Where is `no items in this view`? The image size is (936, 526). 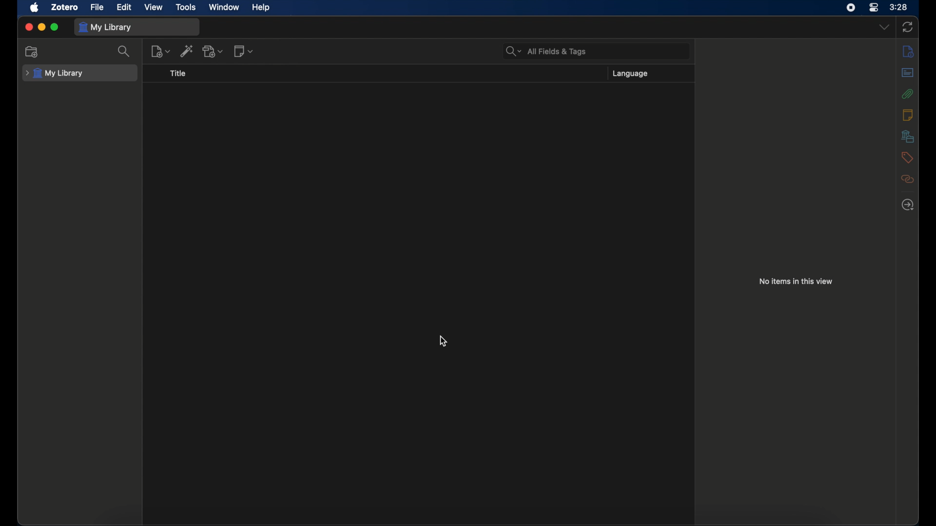 no items in this view is located at coordinates (796, 282).